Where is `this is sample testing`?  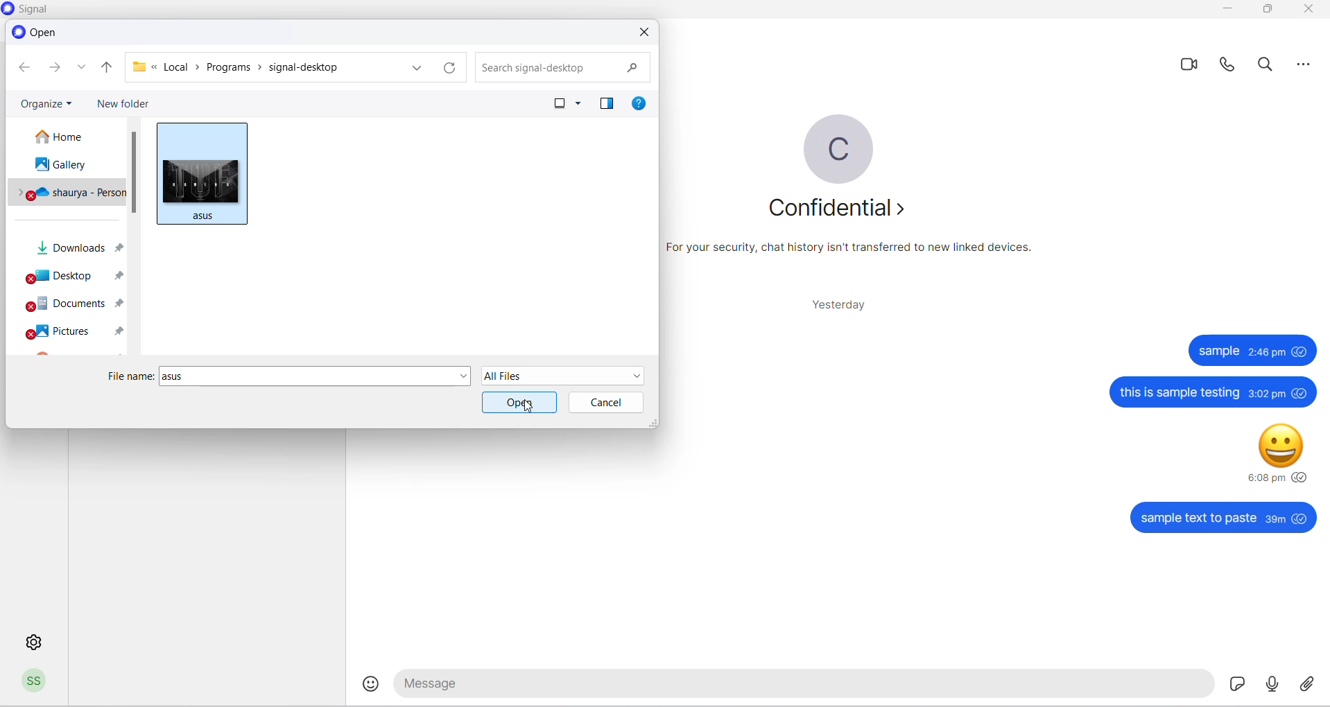
this is sample testing is located at coordinates (1180, 393).